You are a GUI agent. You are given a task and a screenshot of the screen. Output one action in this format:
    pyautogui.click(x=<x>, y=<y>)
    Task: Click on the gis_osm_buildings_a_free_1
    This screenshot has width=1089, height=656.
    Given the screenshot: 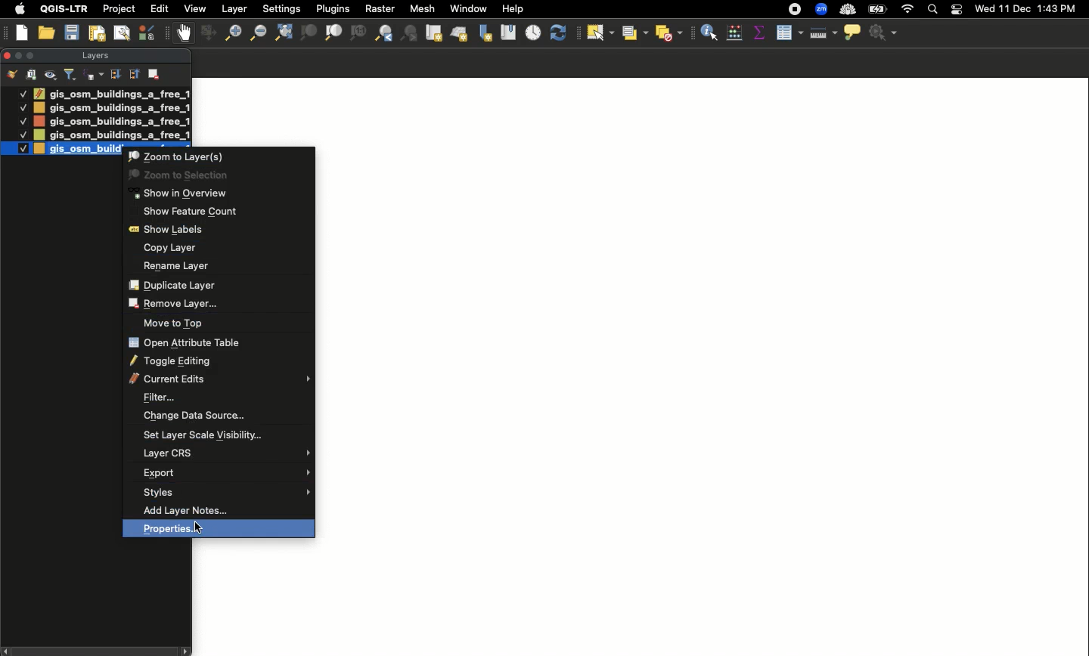 What is the action you would take?
    pyautogui.click(x=112, y=108)
    